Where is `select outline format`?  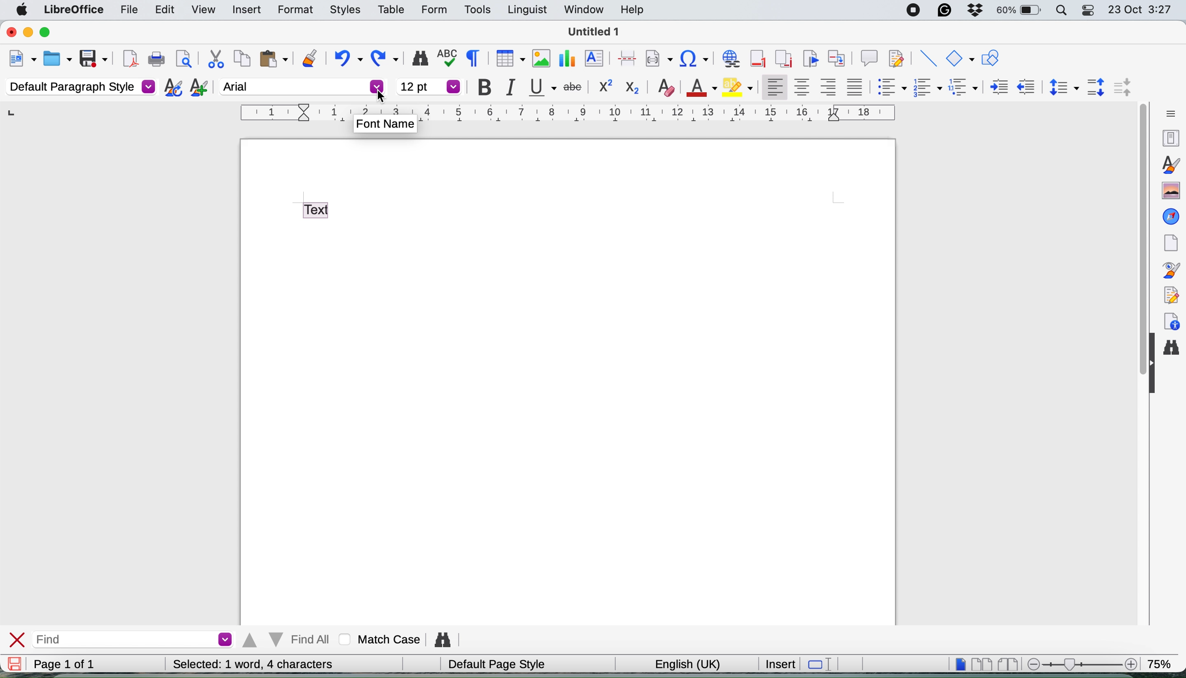
select outline format is located at coordinates (963, 88).